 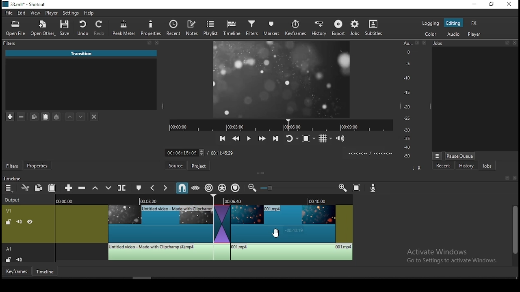 What do you see at coordinates (373, 187) in the screenshot?
I see `record audio` at bounding box center [373, 187].